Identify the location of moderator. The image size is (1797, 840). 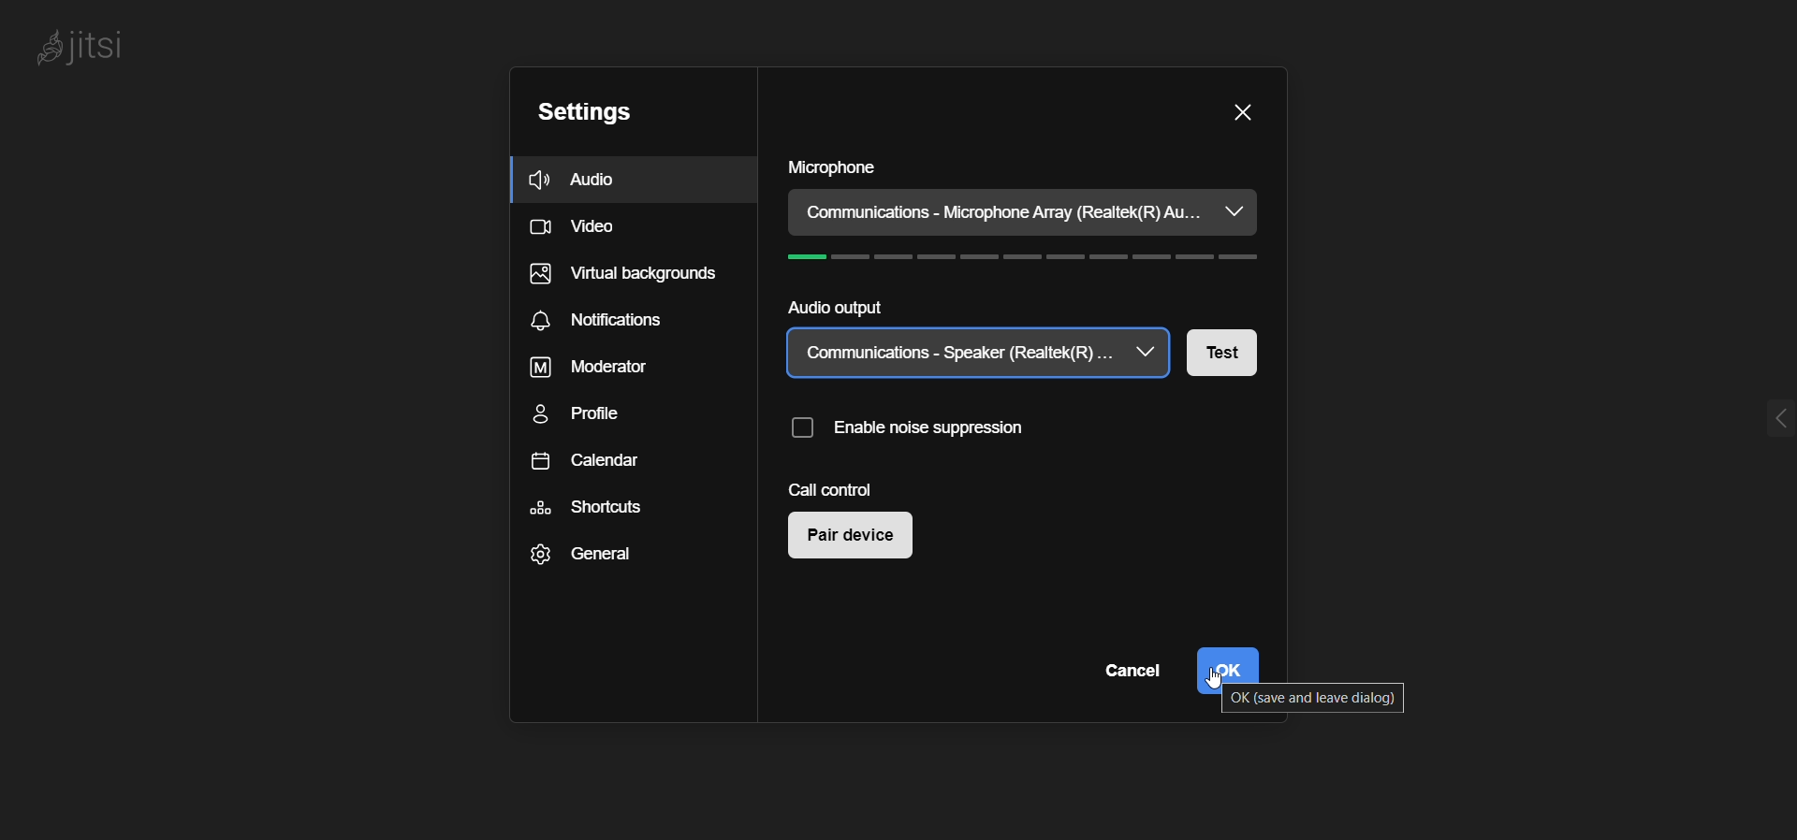
(582, 369).